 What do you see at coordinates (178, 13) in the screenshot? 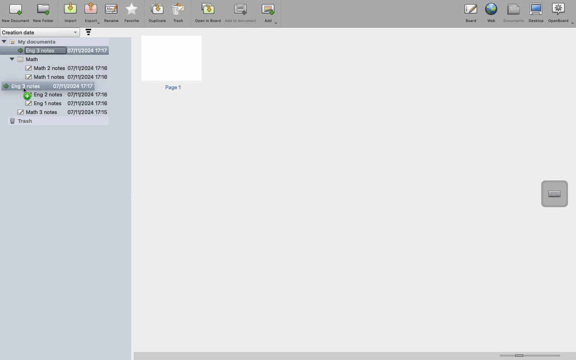
I see `Trash` at bounding box center [178, 13].